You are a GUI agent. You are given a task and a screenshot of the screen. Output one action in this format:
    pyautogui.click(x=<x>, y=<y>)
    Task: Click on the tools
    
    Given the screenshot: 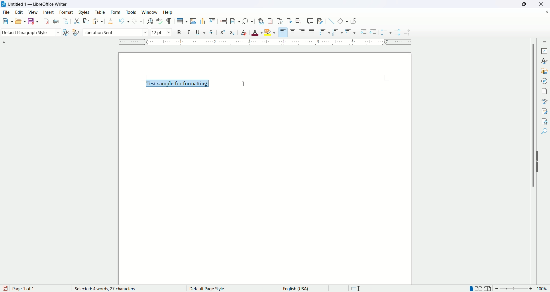 What is the action you would take?
    pyautogui.click(x=131, y=12)
    